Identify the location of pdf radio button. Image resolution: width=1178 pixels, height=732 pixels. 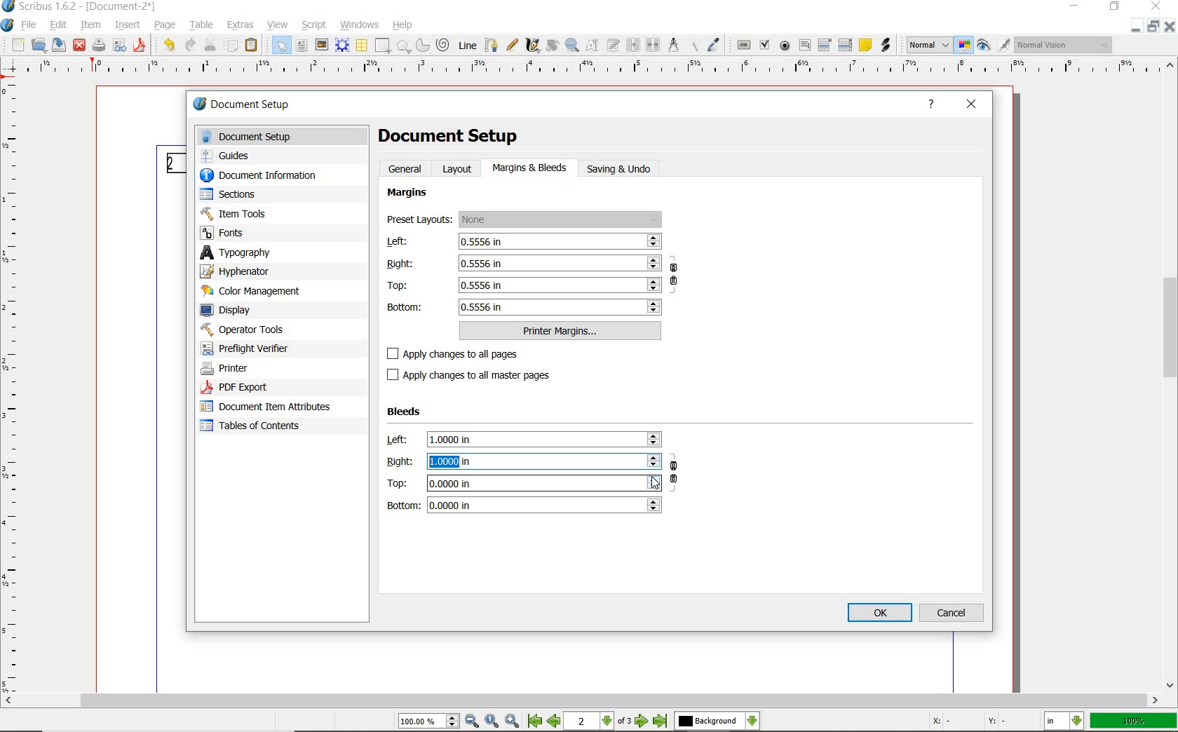
(785, 46).